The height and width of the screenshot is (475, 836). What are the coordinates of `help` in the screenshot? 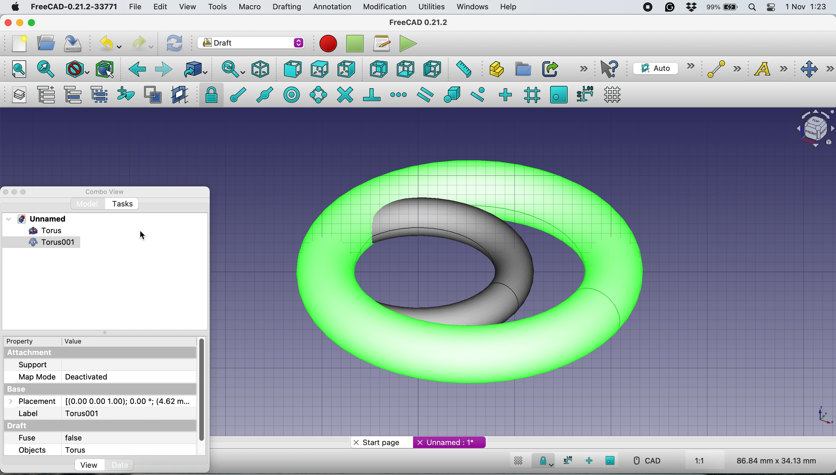 It's located at (507, 7).